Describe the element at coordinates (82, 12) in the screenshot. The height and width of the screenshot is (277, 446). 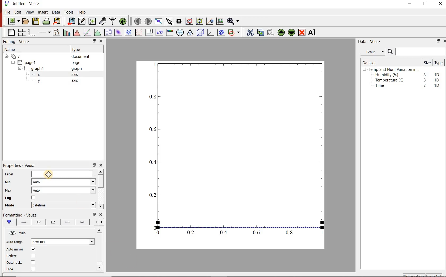
I see `Help` at that location.